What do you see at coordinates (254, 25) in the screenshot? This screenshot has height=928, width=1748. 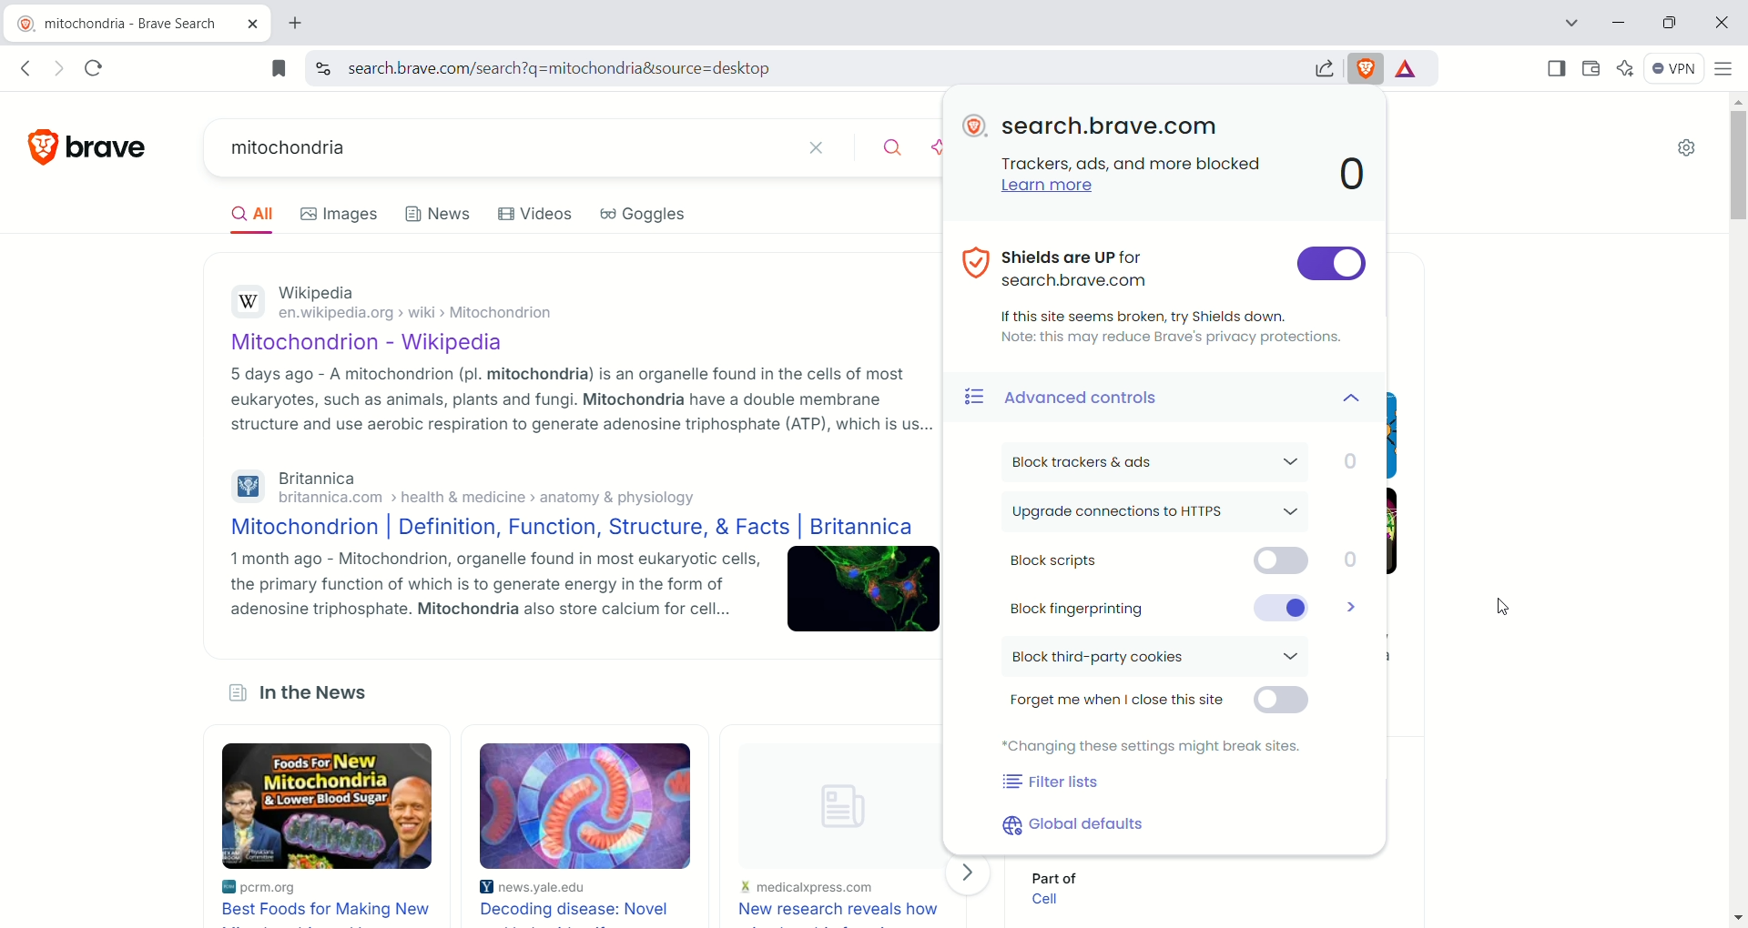 I see `Close tab` at bounding box center [254, 25].